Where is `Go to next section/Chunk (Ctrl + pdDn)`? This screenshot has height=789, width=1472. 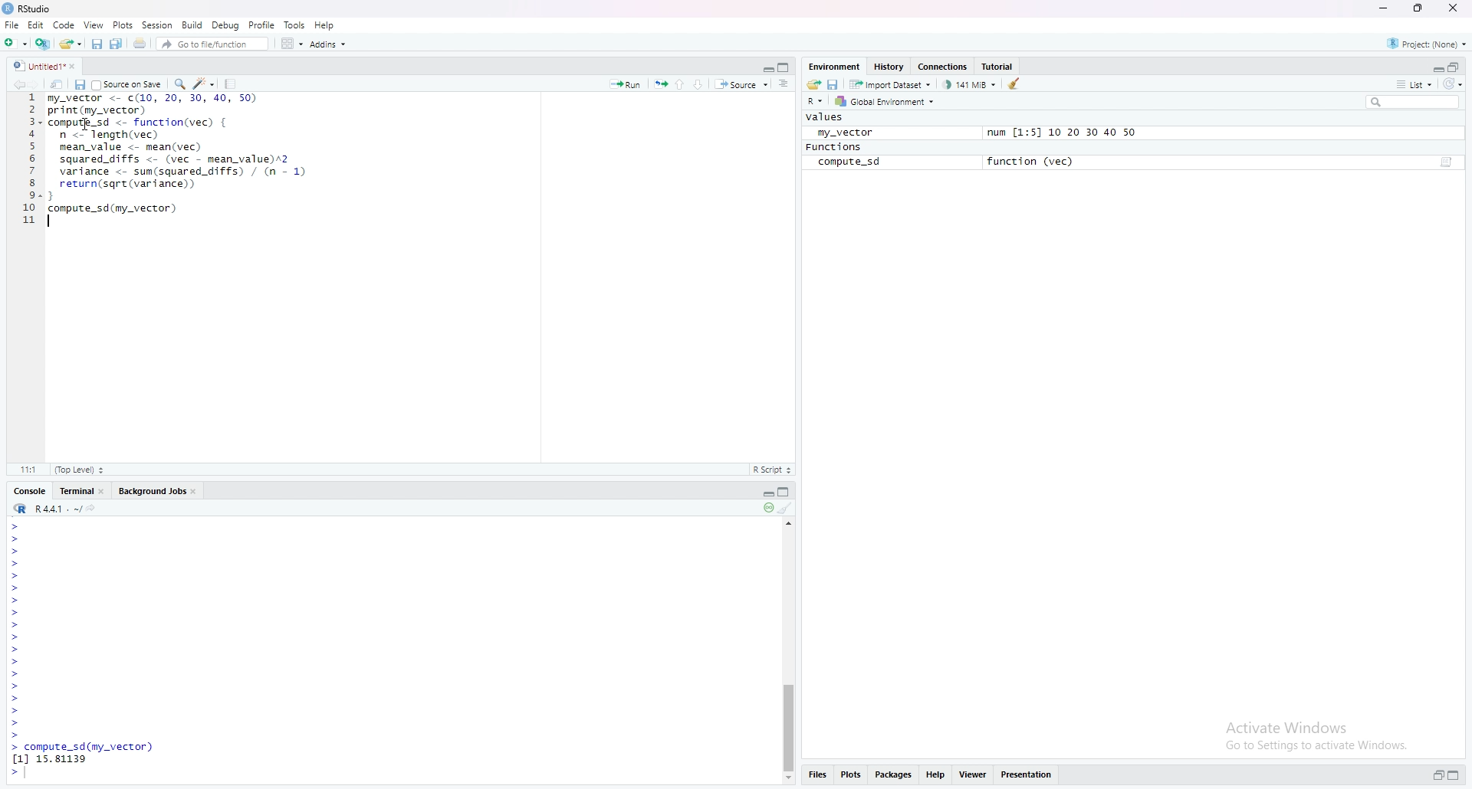 Go to next section/Chunk (Ctrl + pdDn) is located at coordinates (701, 83).